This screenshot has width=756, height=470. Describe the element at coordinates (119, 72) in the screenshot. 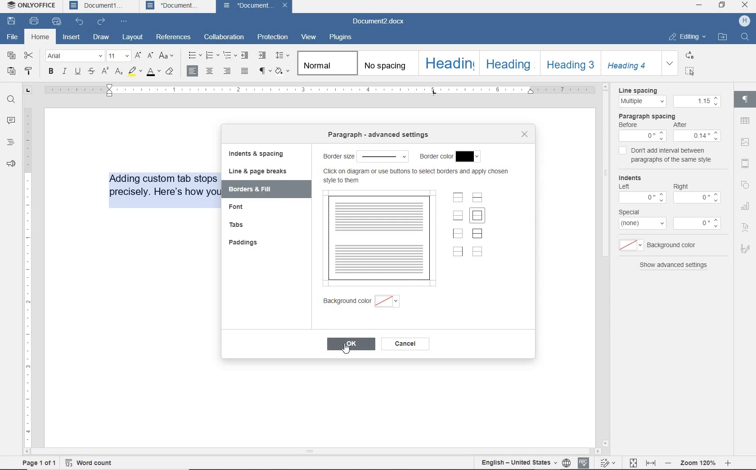

I see `subscript` at that location.